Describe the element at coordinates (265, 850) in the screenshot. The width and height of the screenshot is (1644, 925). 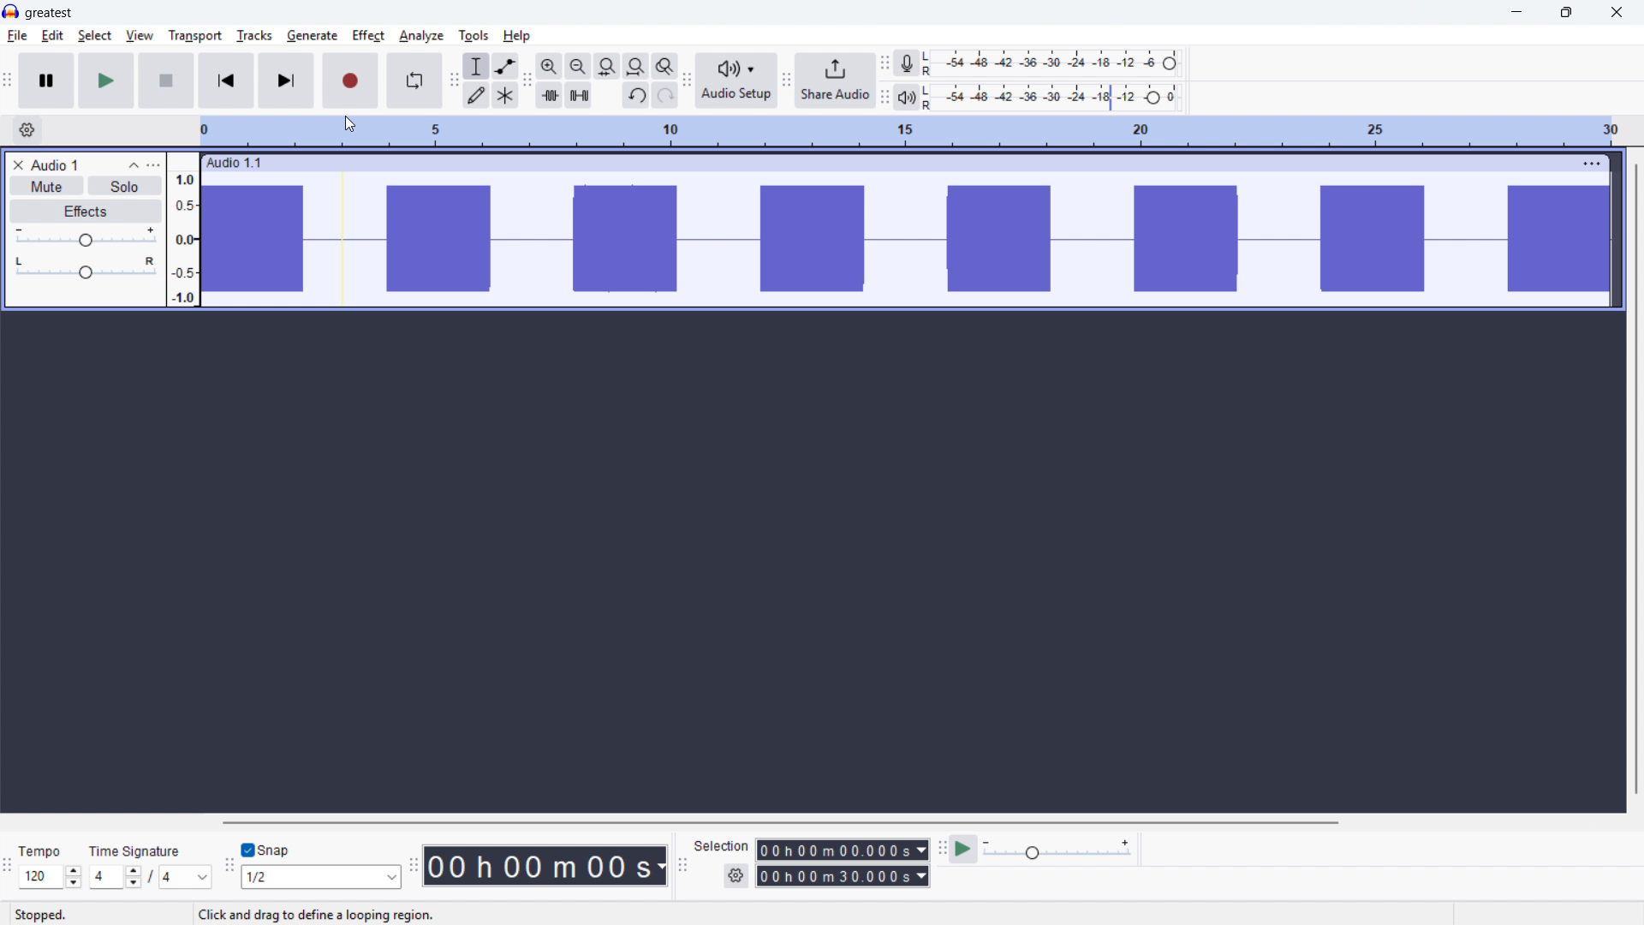
I see `Toggle snap ` at that location.